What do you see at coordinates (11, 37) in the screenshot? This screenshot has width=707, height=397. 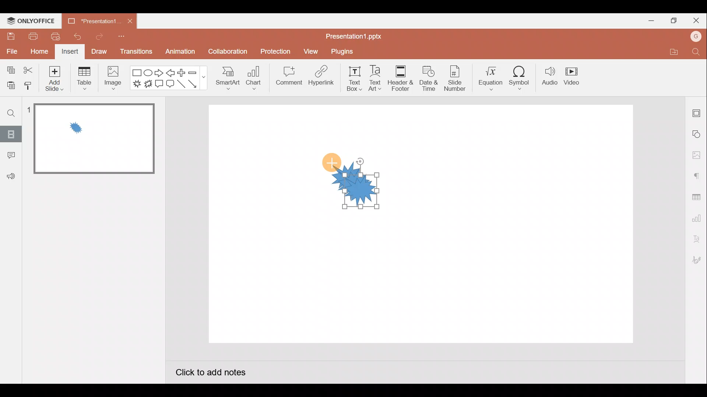 I see `Save` at bounding box center [11, 37].